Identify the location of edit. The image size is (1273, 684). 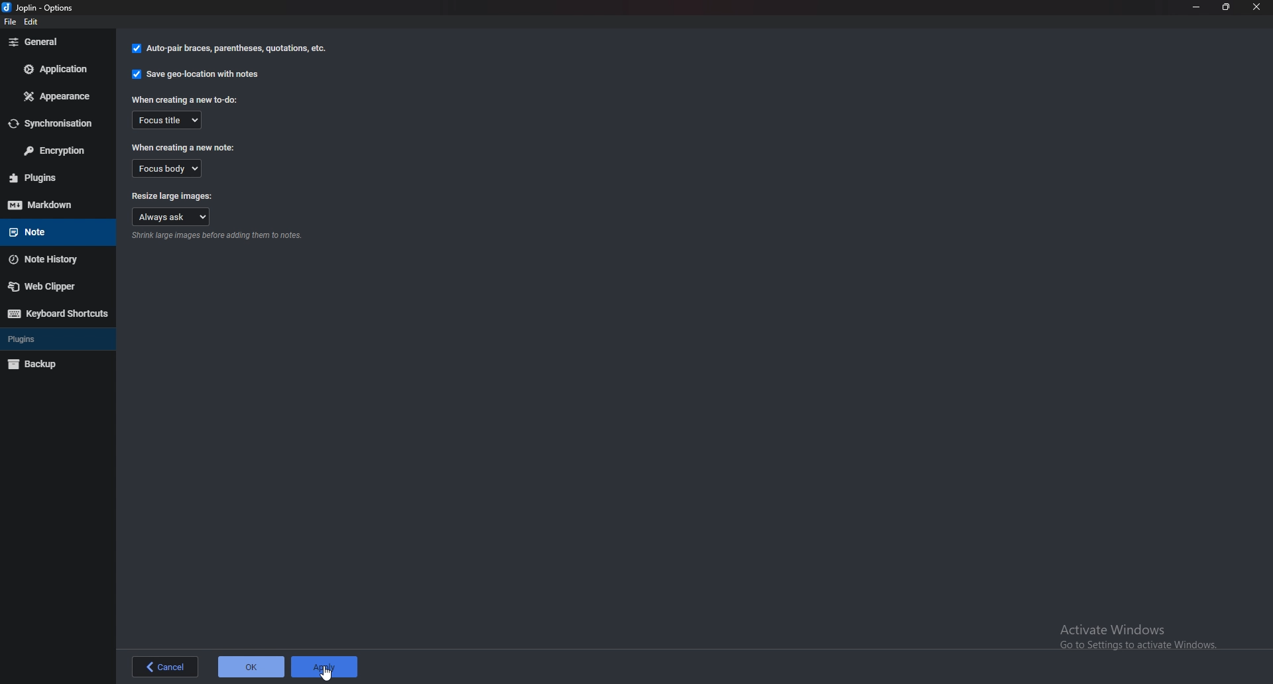
(37, 23).